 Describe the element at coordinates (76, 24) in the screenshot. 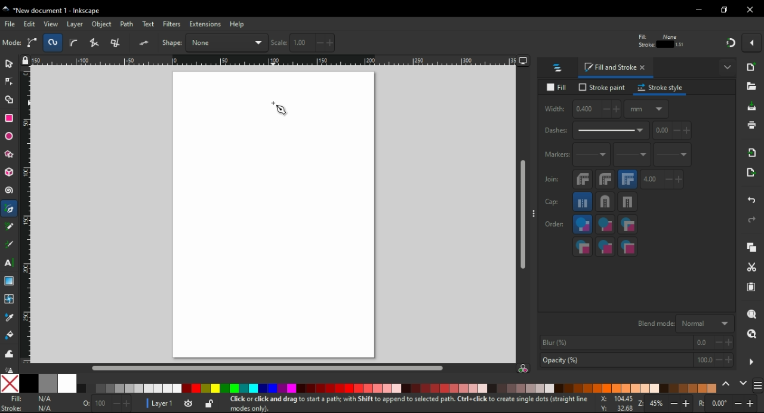

I see `layer` at that location.